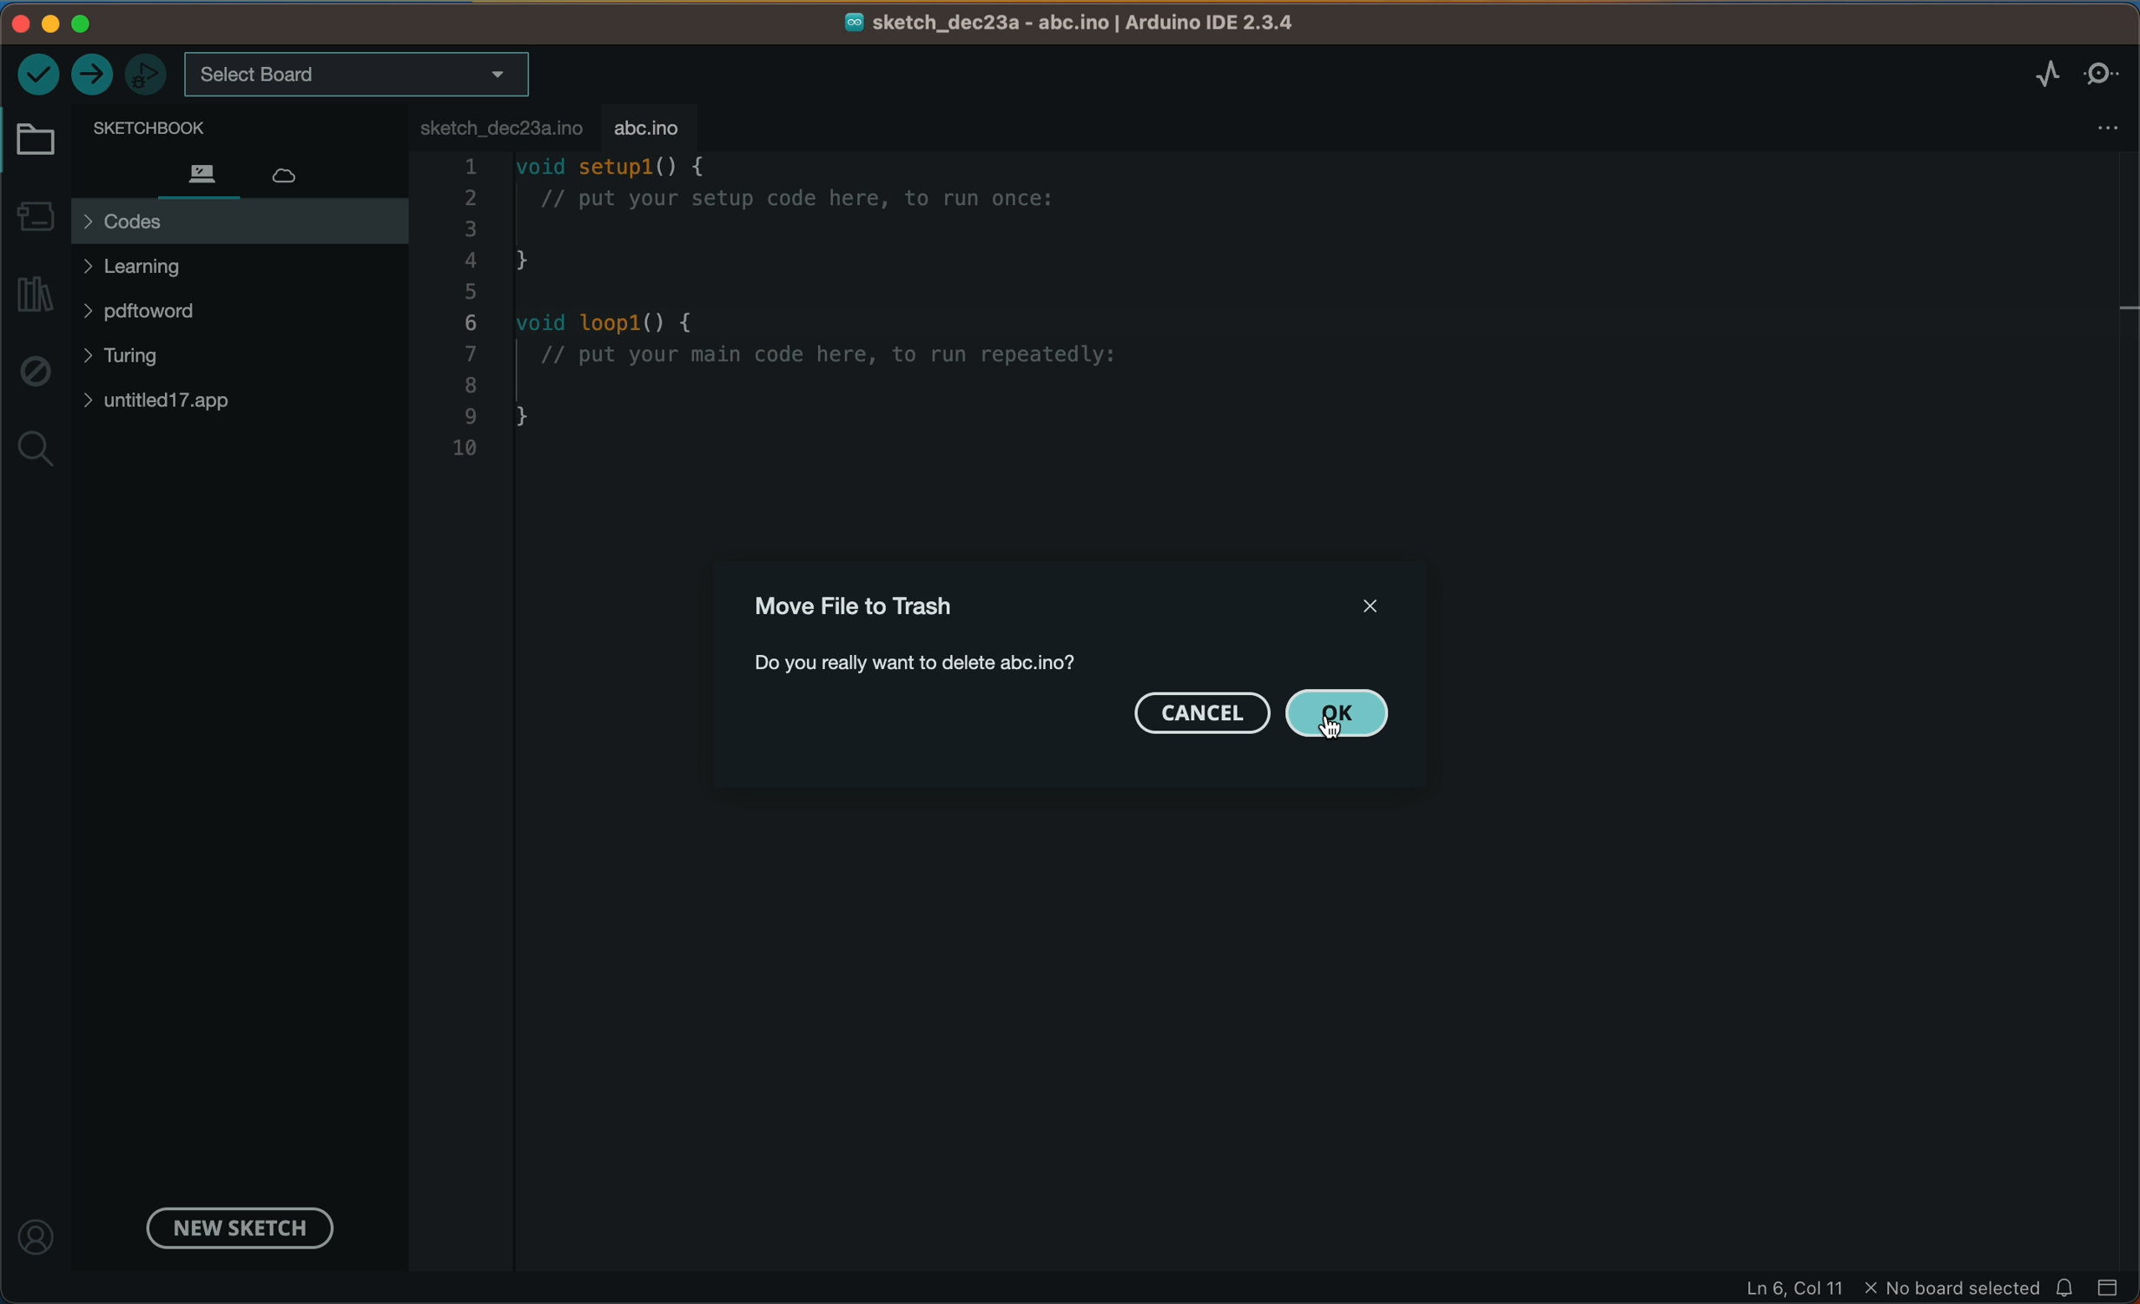  What do you see at coordinates (89, 76) in the screenshot?
I see `upload` at bounding box center [89, 76].